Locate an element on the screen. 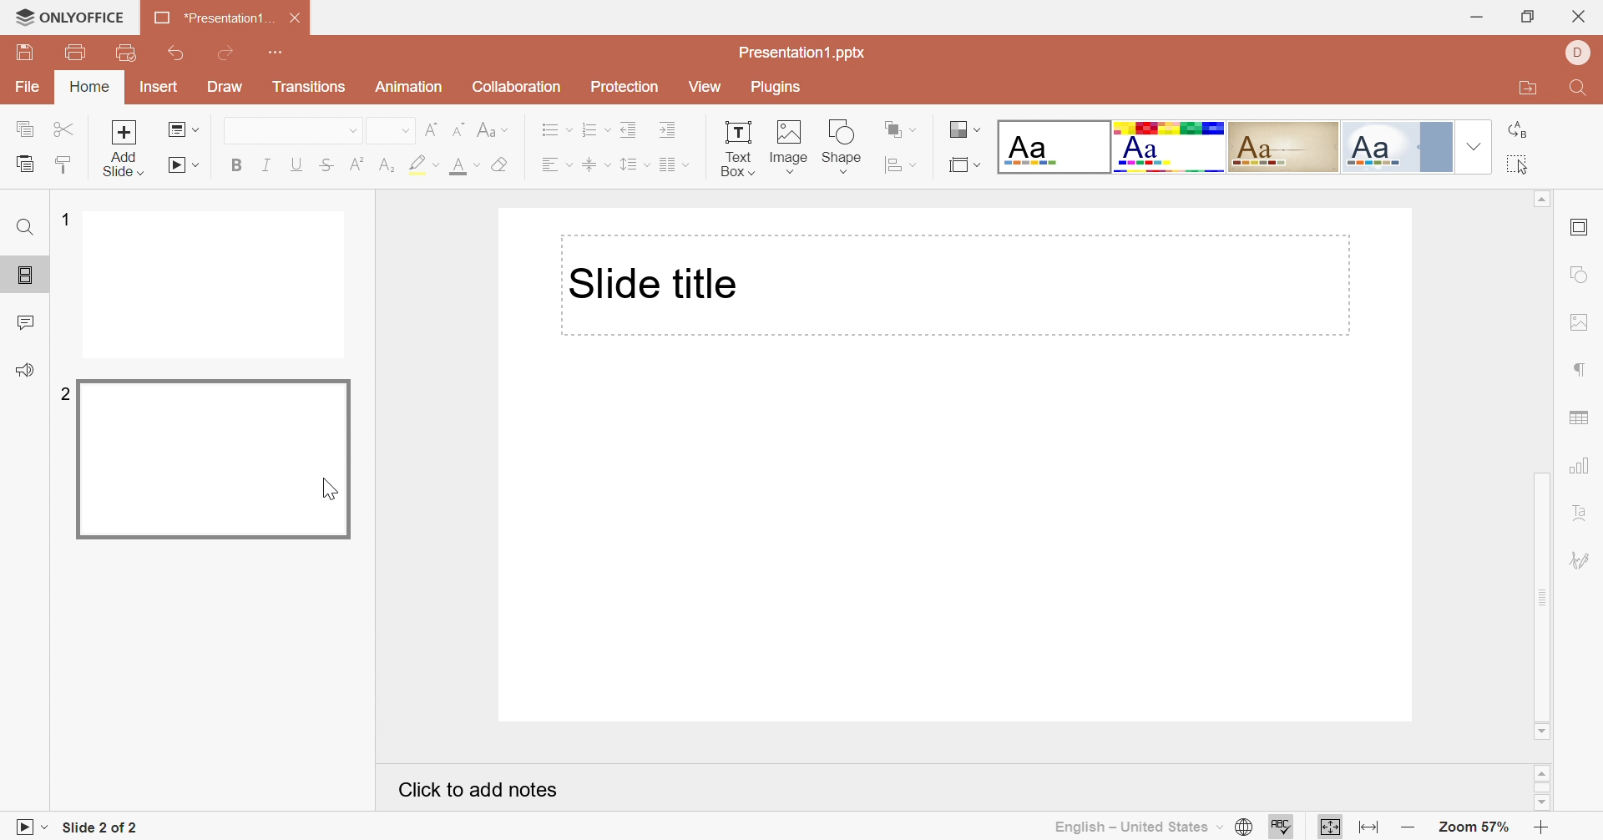 This screenshot has width=1603, height=840. 2 is located at coordinates (64, 393).